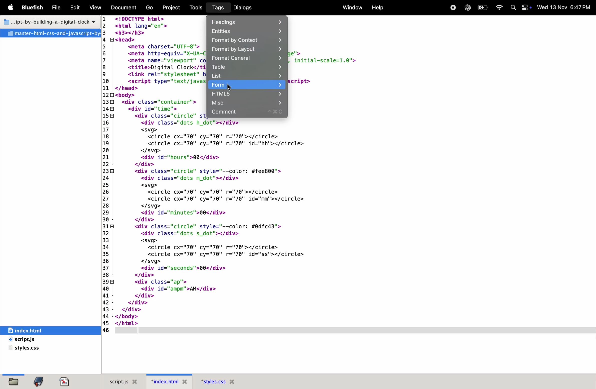 This screenshot has width=596, height=389. What do you see at coordinates (247, 50) in the screenshot?
I see `format by layout` at bounding box center [247, 50].